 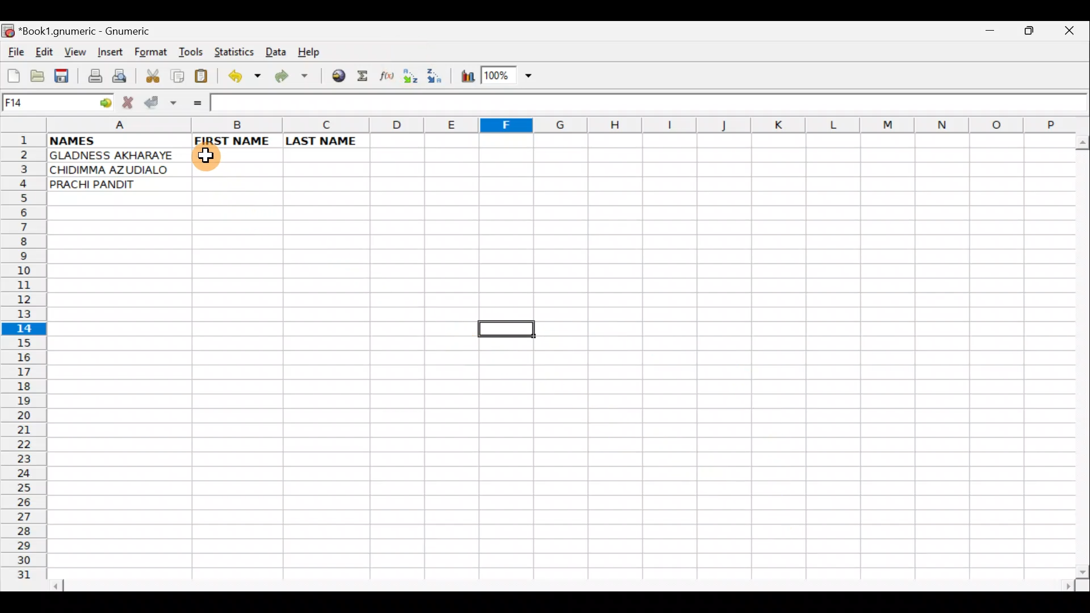 I want to click on Help, so click(x=309, y=52).